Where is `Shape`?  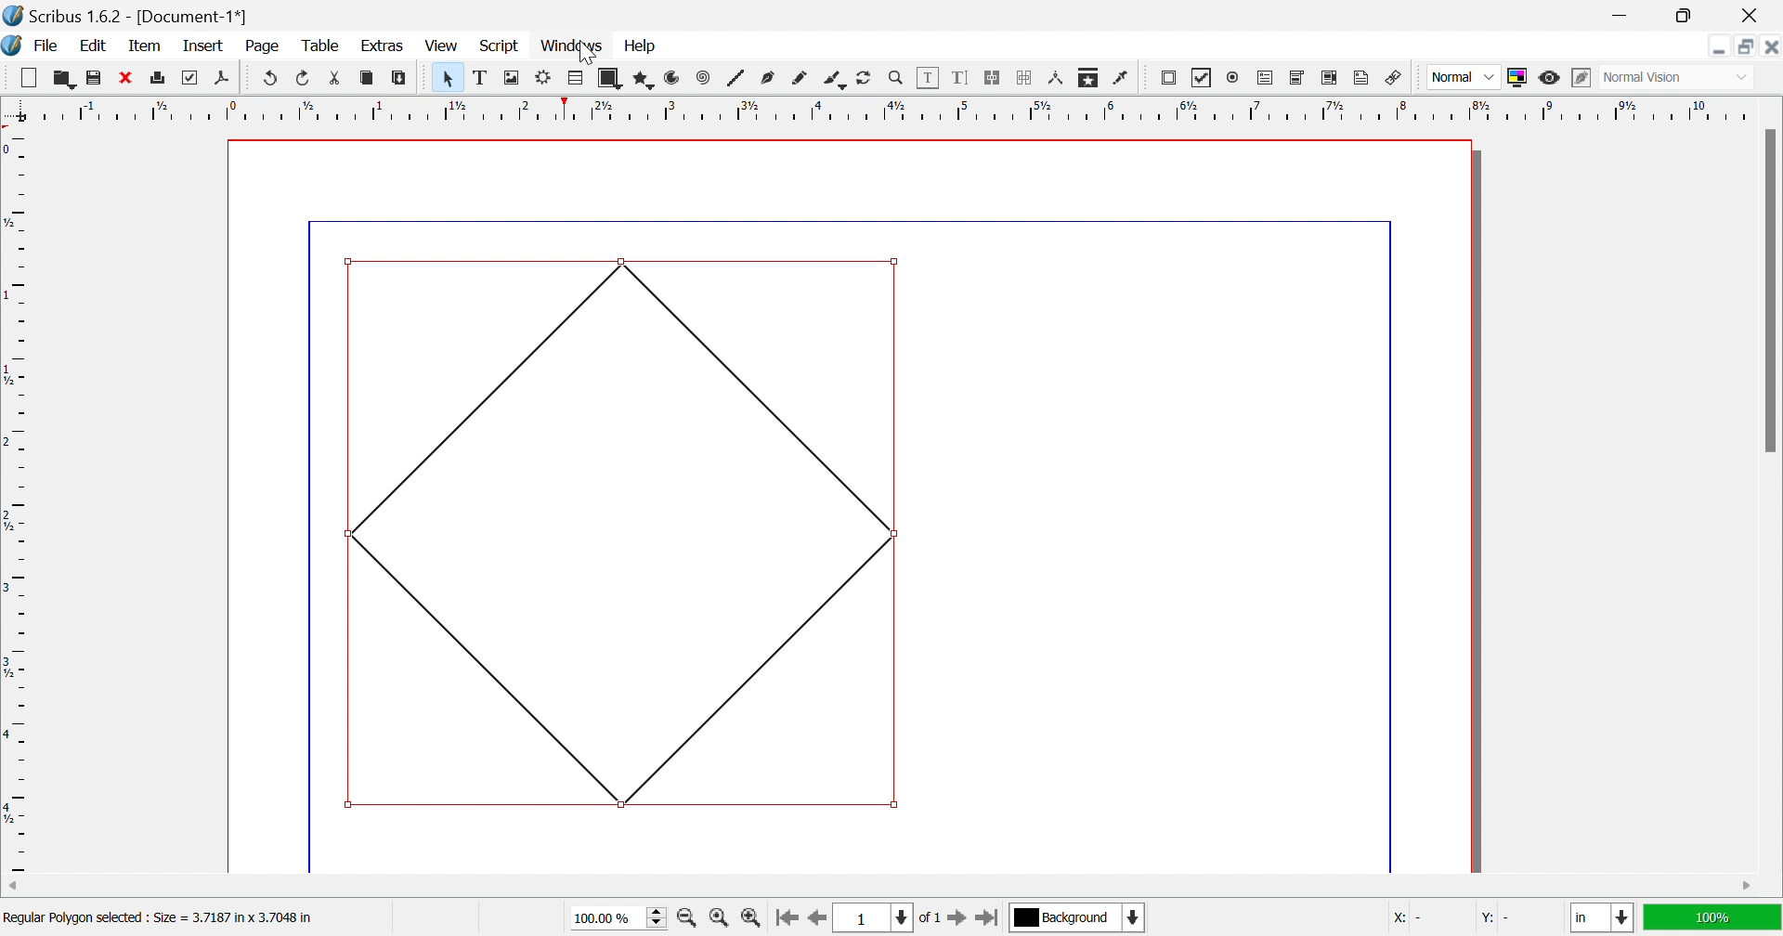
Shape is located at coordinates (613, 79).